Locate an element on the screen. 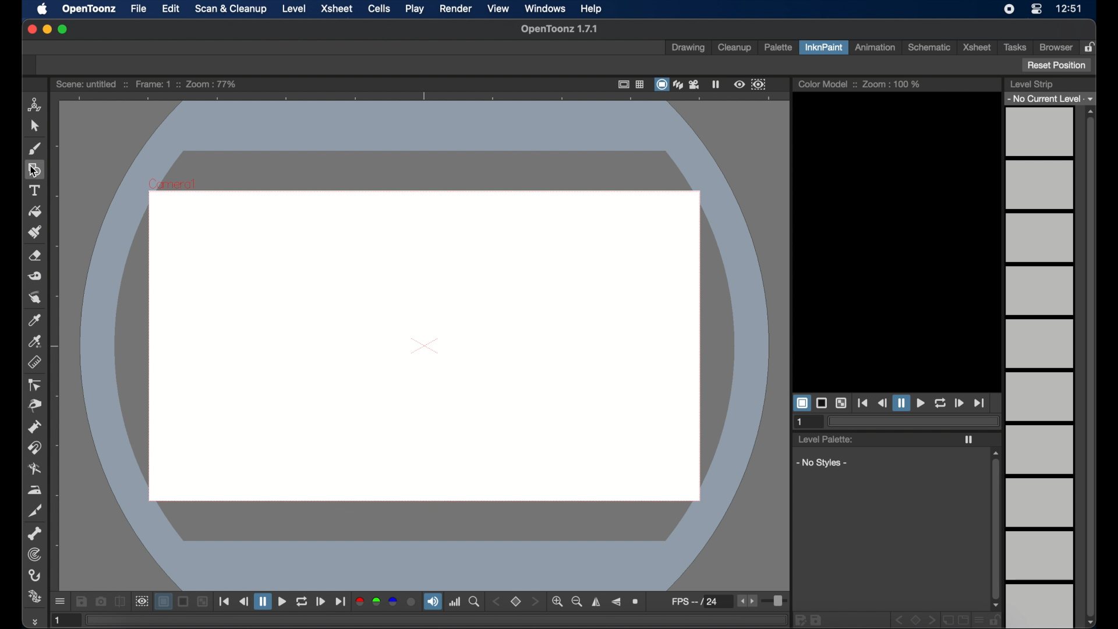 The height and width of the screenshot is (629, 1118). pinch tool is located at coordinates (35, 405).